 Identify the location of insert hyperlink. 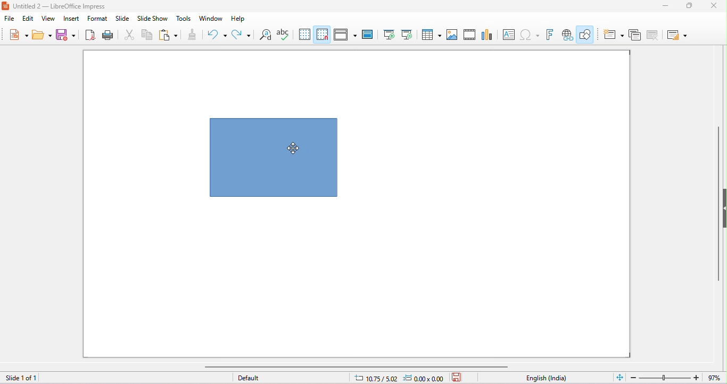
(568, 35).